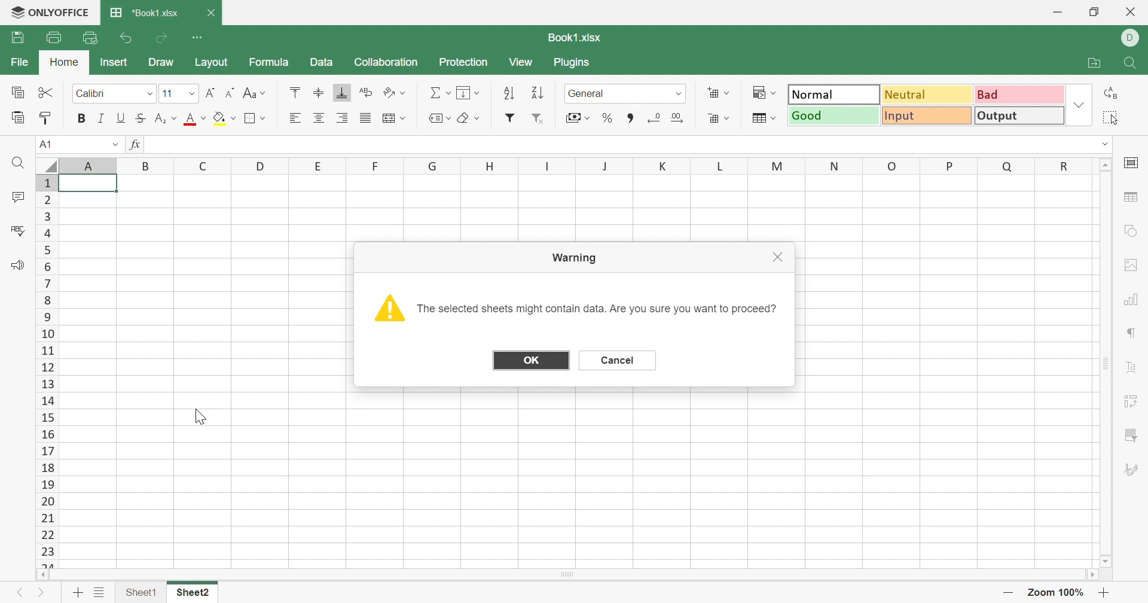 This screenshot has width=1148, height=603. Describe the element at coordinates (588, 118) in the screenshot. I see `Drop Down` at that location.